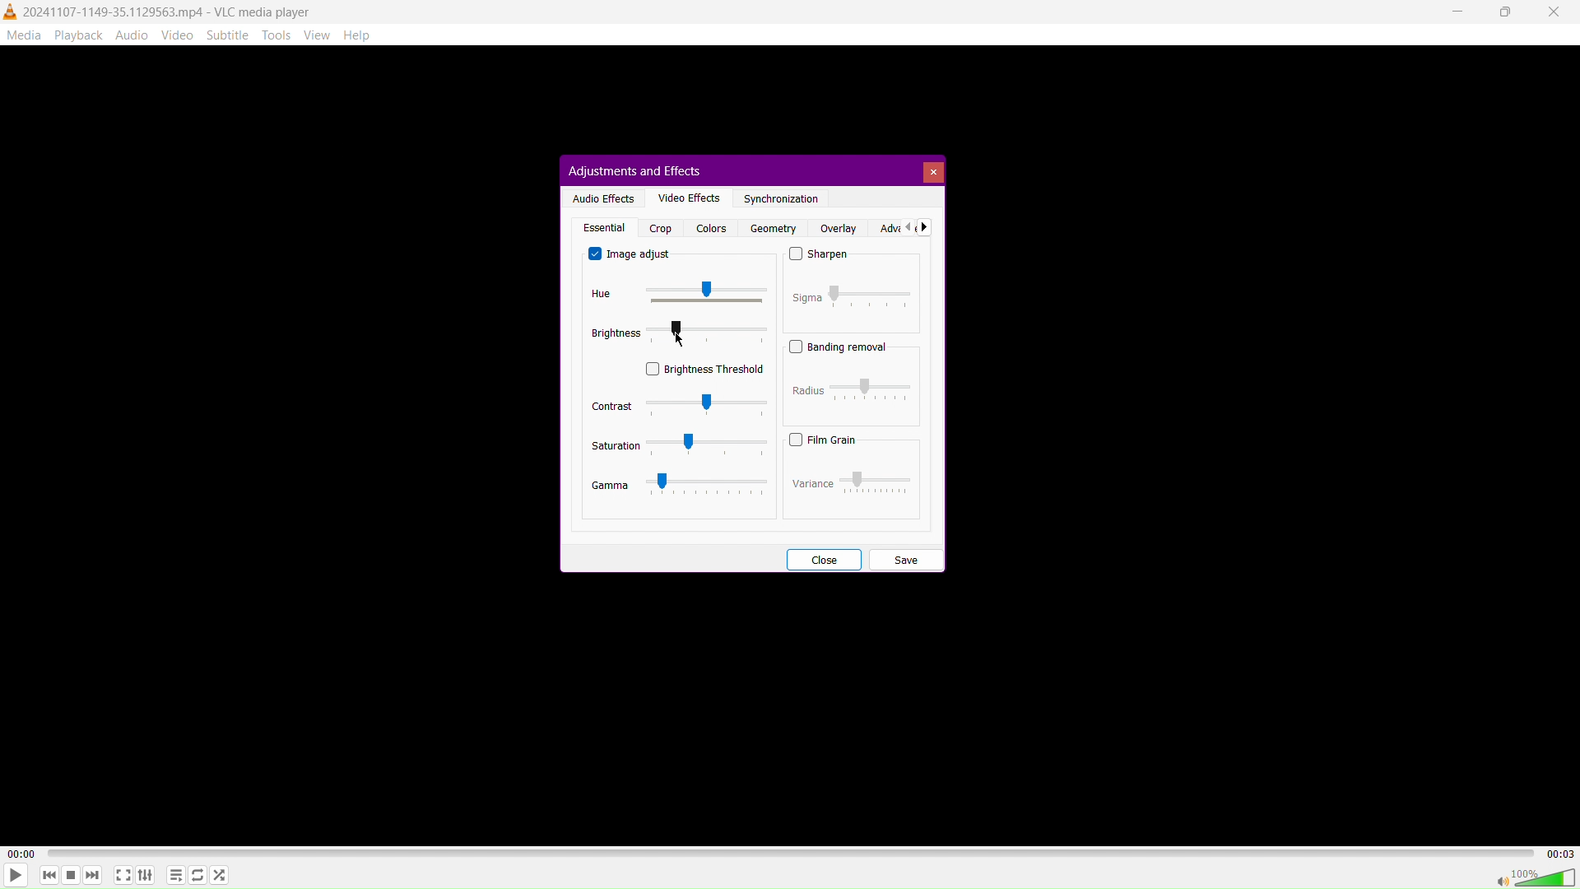 This screenshot has width=1580, height=889. What do you see at coordinates (197, 876) in the screenshot?
I see `Toggle Loop` at bounding box center [197, 876].